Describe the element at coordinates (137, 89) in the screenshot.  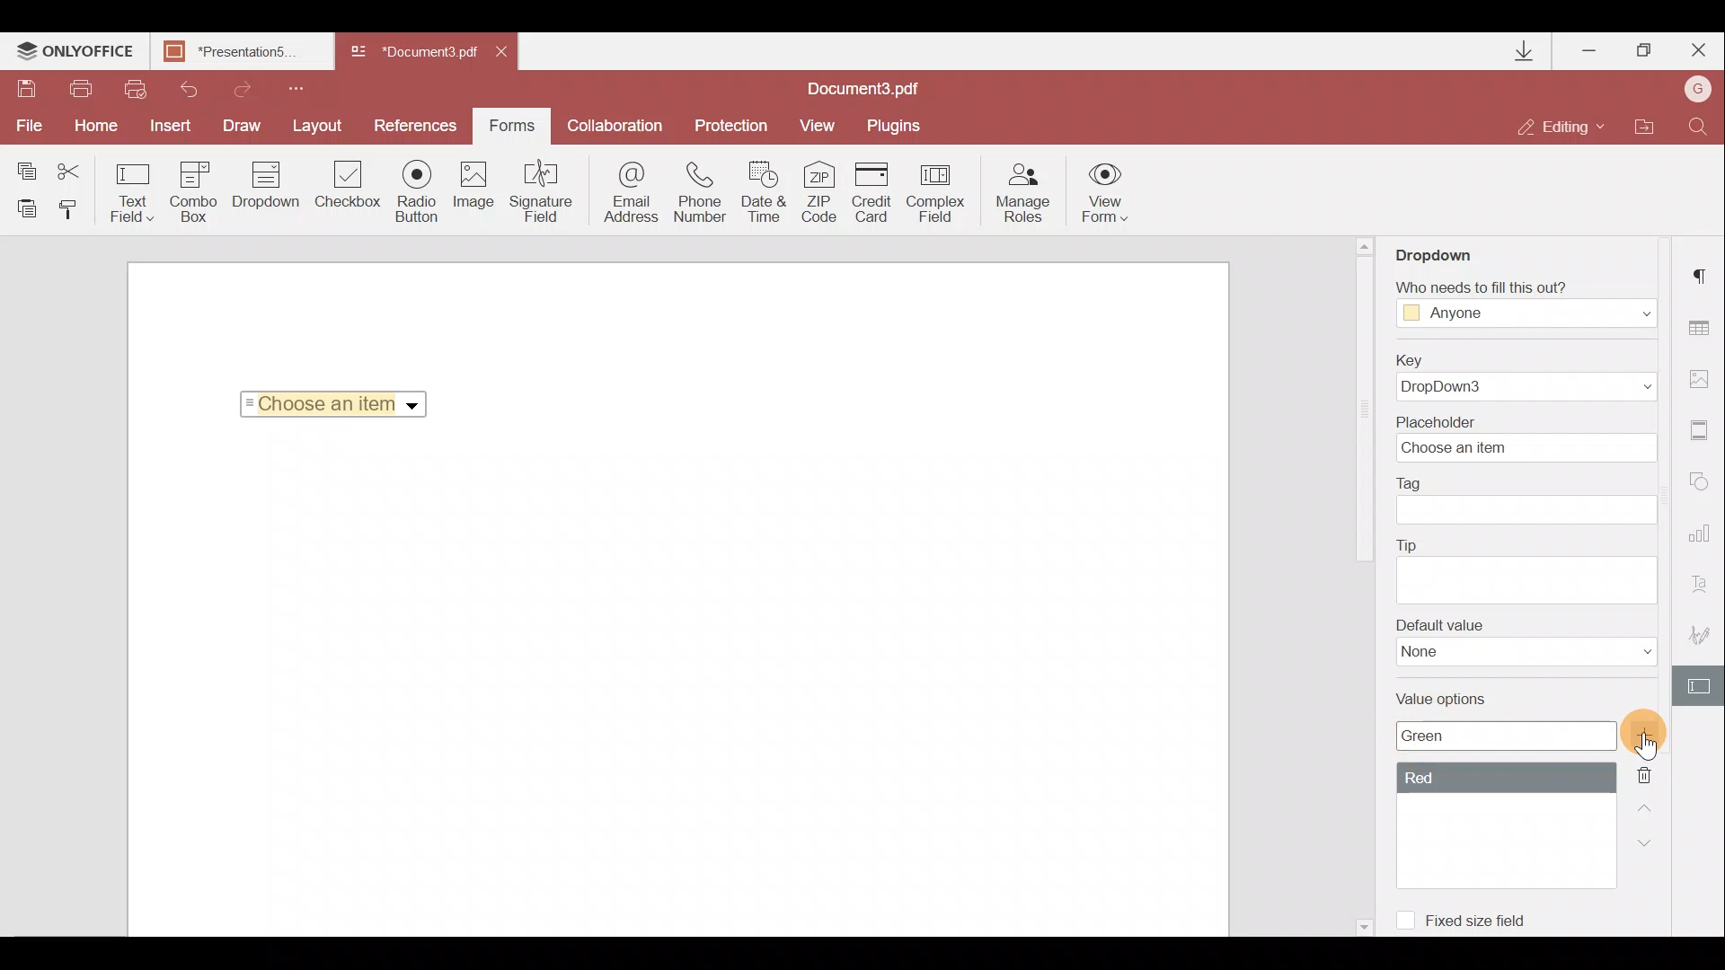
I see `Quick print` at that location.